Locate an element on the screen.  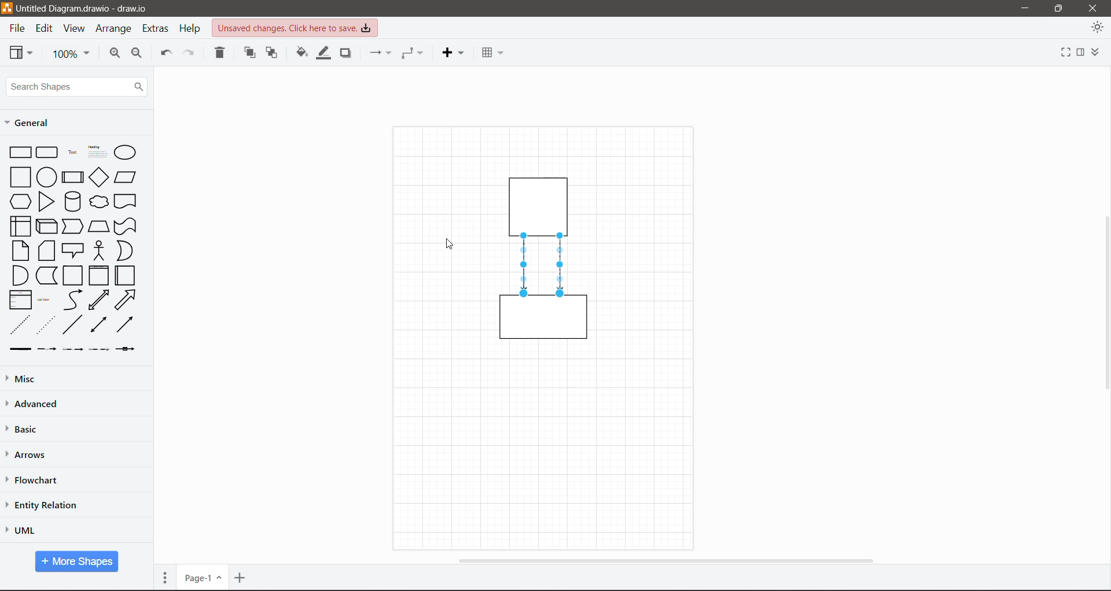
curve is located at coordinates (73, 300).